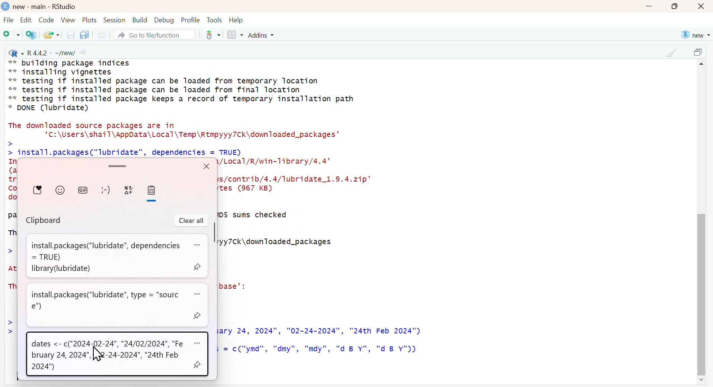  Describe the element at coordinates (151, 191) in the screenshot. I see `clipboard` at that location.